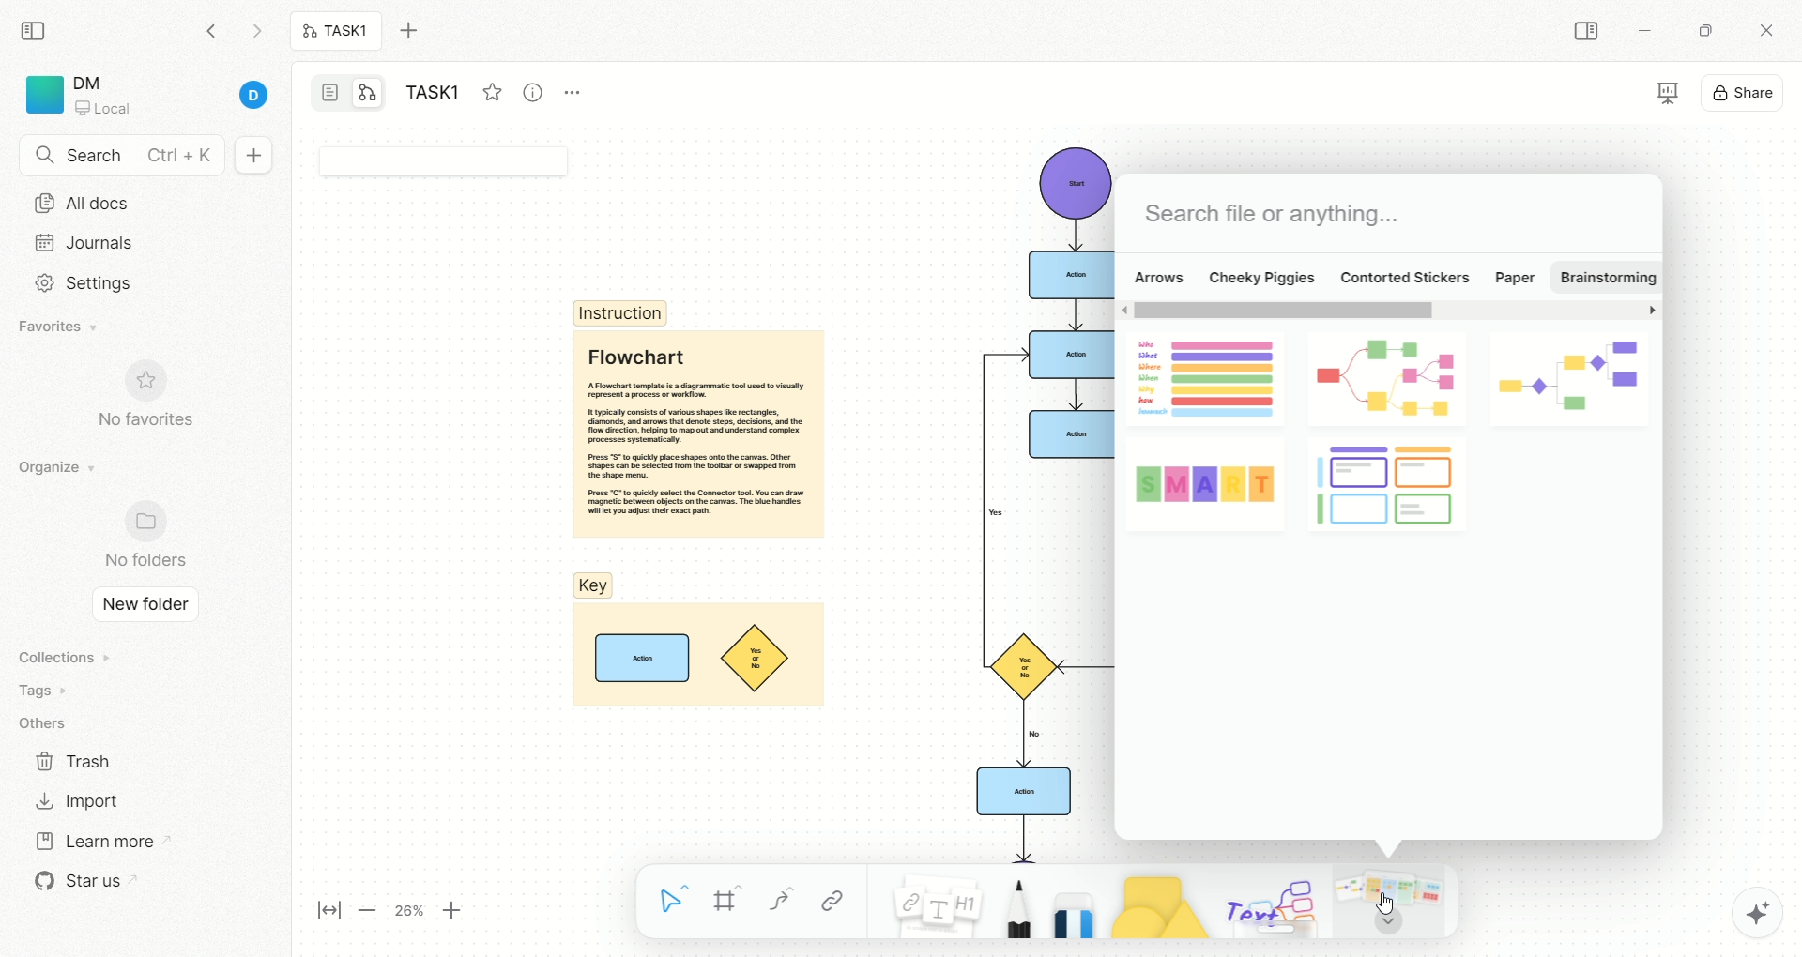 Image resolution: width=1802 pixels, height=957 pixels. I want to click on shapes, so click(1150, 903).